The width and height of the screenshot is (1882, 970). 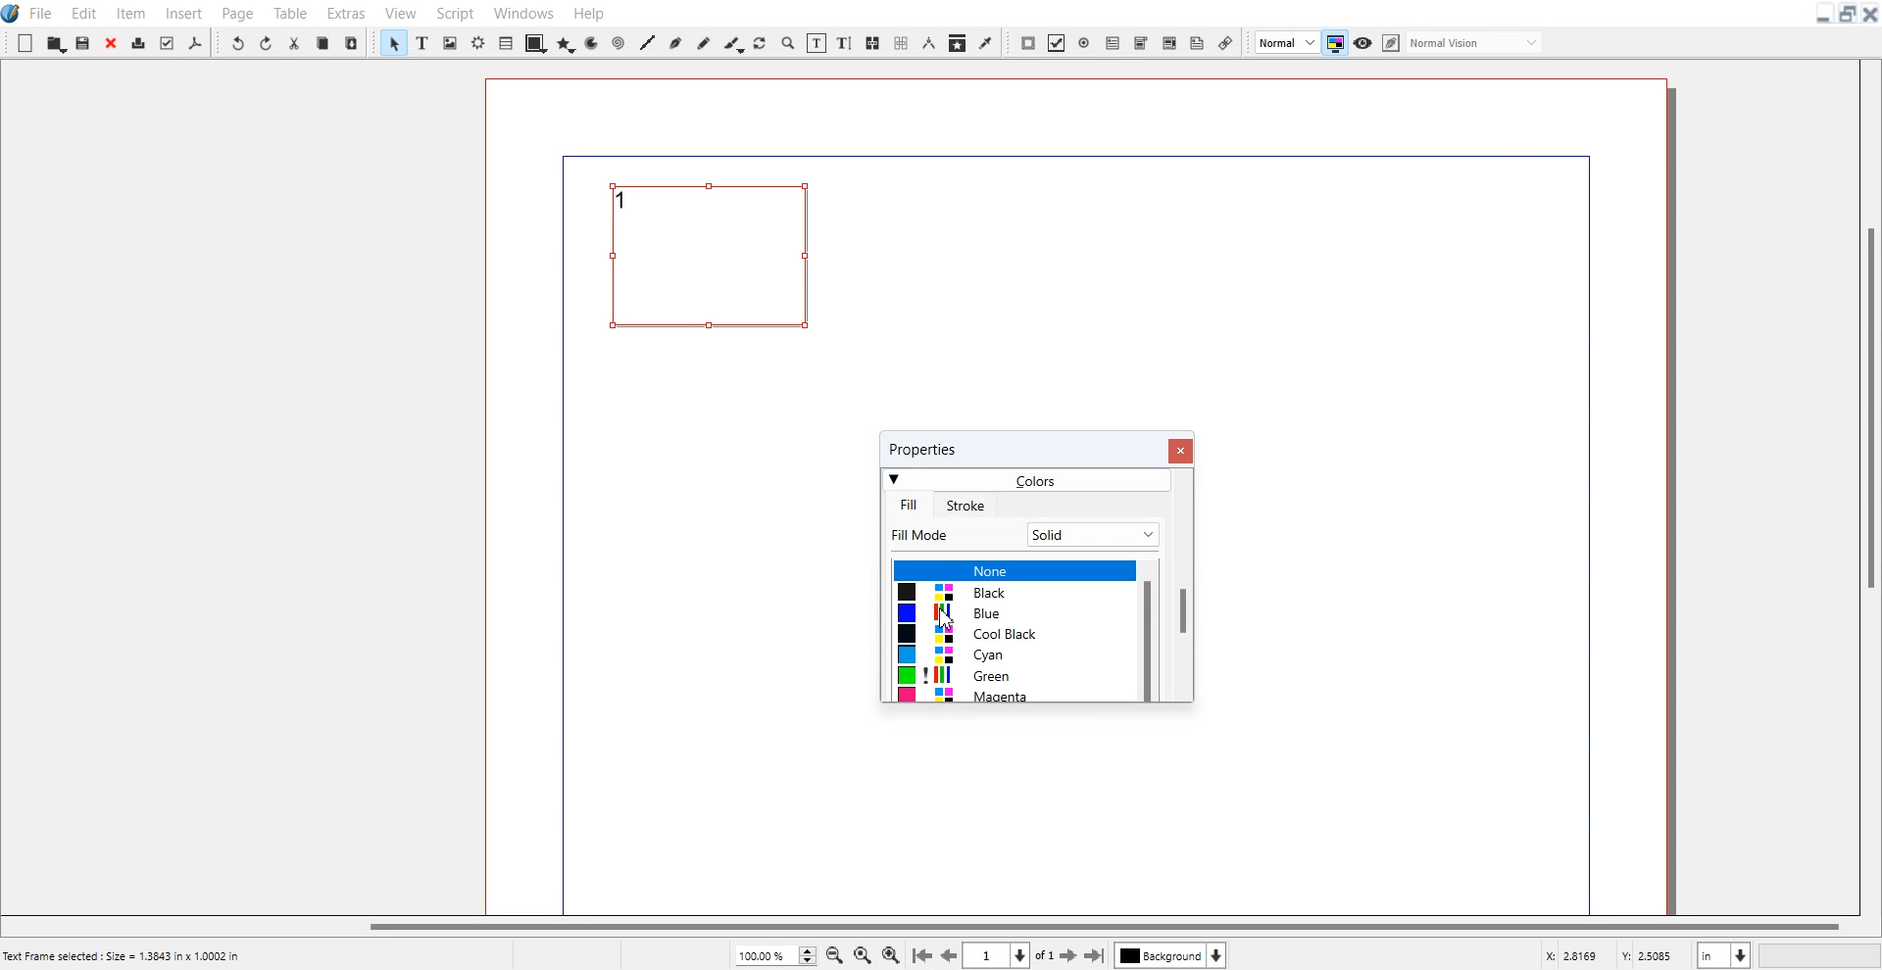 I want to click on Go to first Page, so click(x=921, y=956).